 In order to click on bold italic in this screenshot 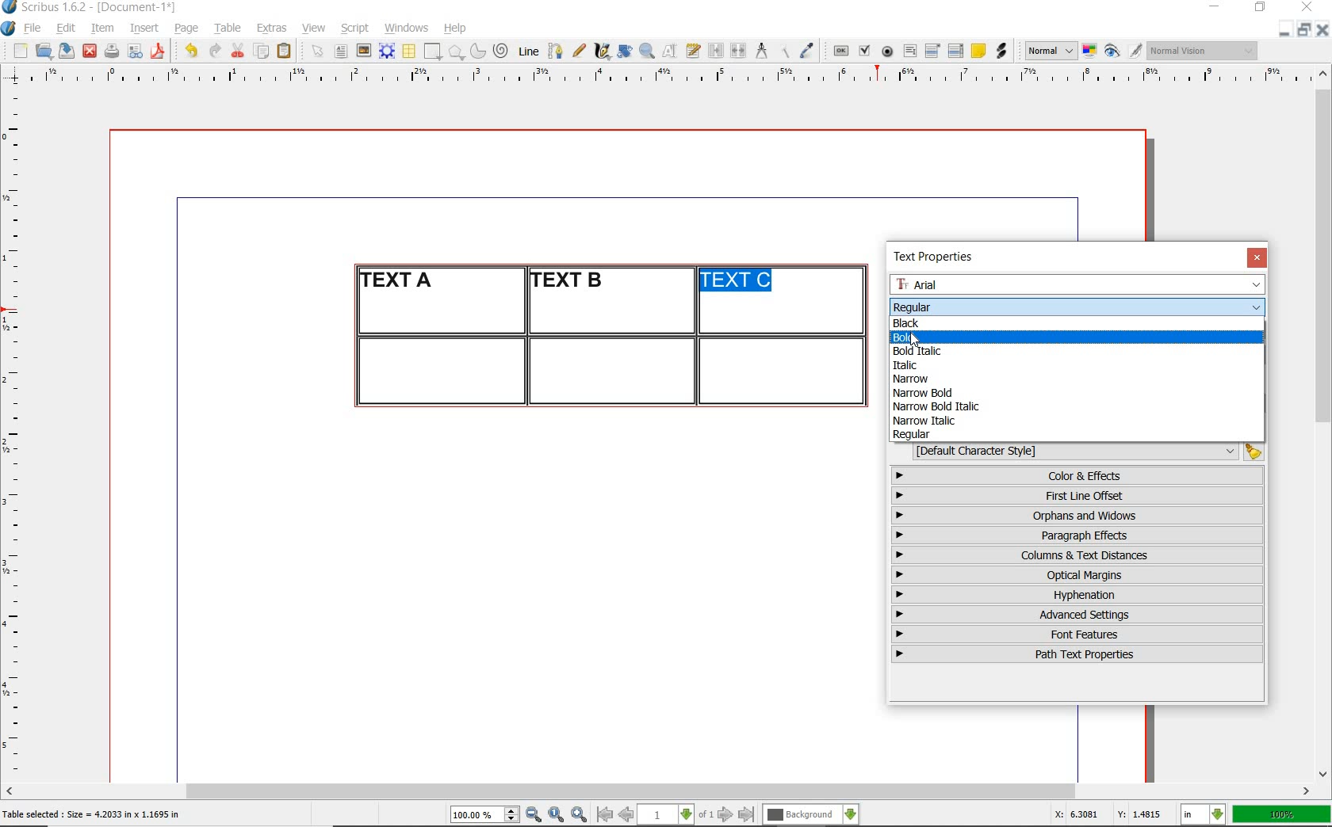, I will do `click(924, 351)`.